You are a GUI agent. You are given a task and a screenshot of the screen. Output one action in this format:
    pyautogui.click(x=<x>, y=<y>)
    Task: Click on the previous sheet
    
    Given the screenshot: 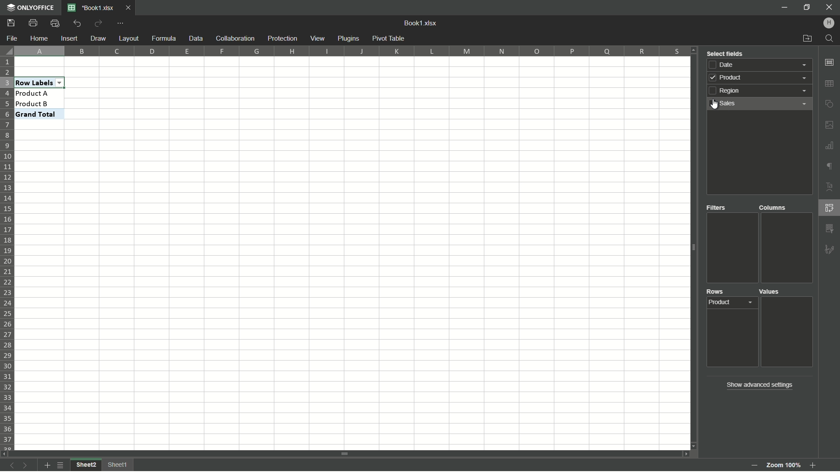 What is the action you would take?
    pyautogui.click(x=11, y=467)
    